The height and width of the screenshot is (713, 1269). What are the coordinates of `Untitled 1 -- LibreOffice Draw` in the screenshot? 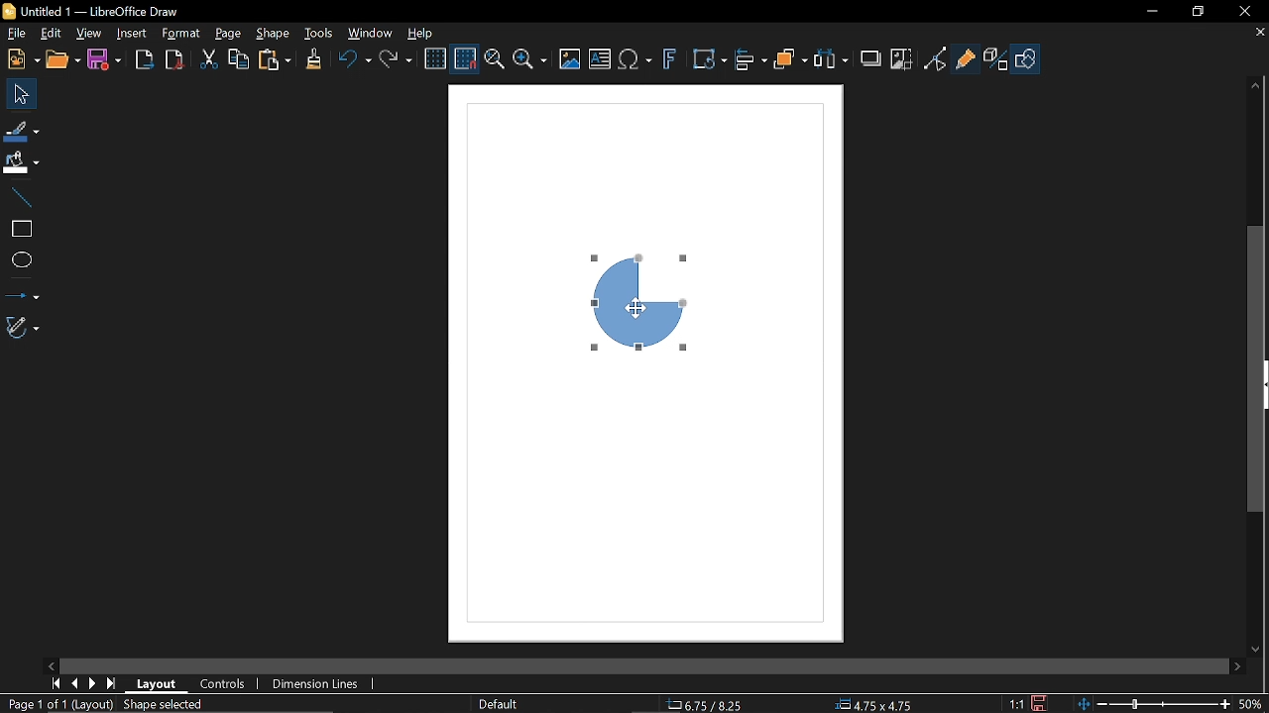 It's located at (111, 10).